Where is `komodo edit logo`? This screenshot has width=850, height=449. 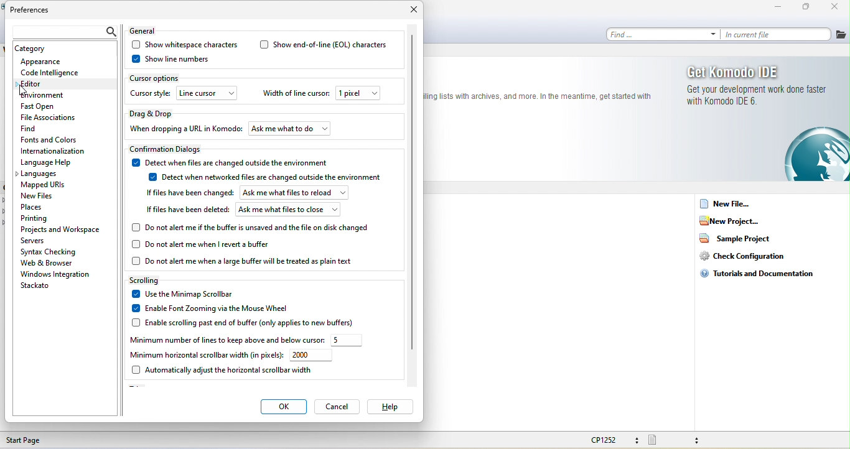
komodo edit logo is located at coordinates (816, 154).